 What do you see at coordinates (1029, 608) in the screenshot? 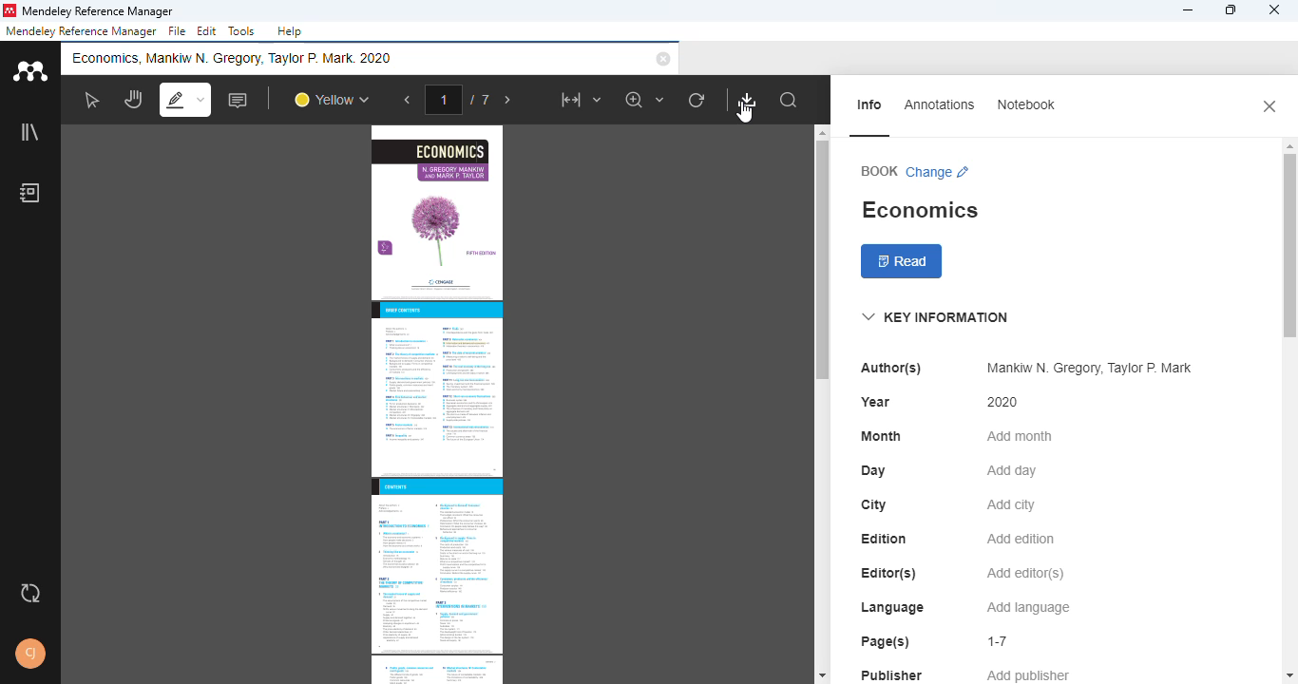
I see `add language` at bounding box center [1029, 608].